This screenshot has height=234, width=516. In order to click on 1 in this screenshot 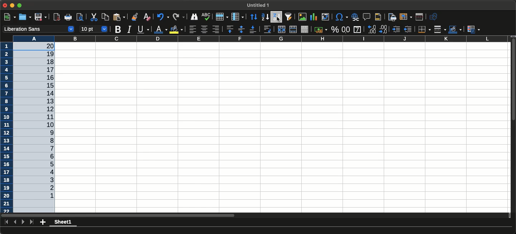, I will do `click(47, 47)`.